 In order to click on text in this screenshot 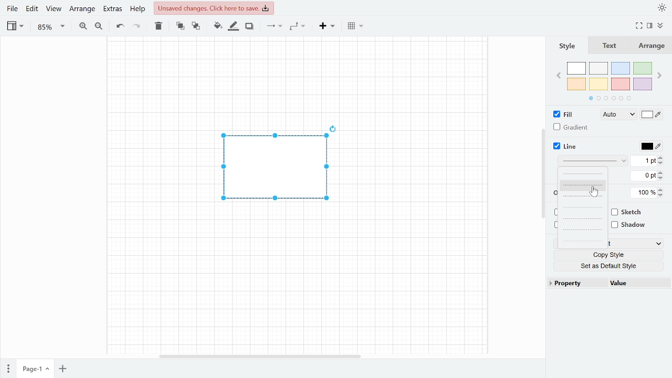, I will do `click(610, 46)`.